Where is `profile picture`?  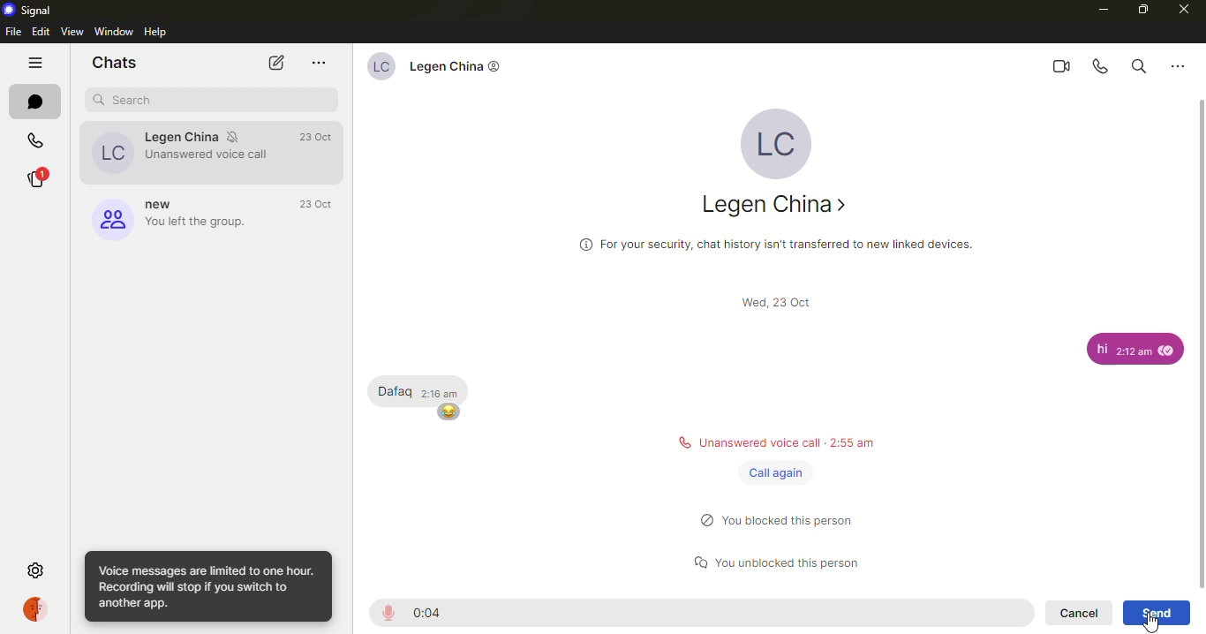 profile picture is located at coordinates (379, 64).